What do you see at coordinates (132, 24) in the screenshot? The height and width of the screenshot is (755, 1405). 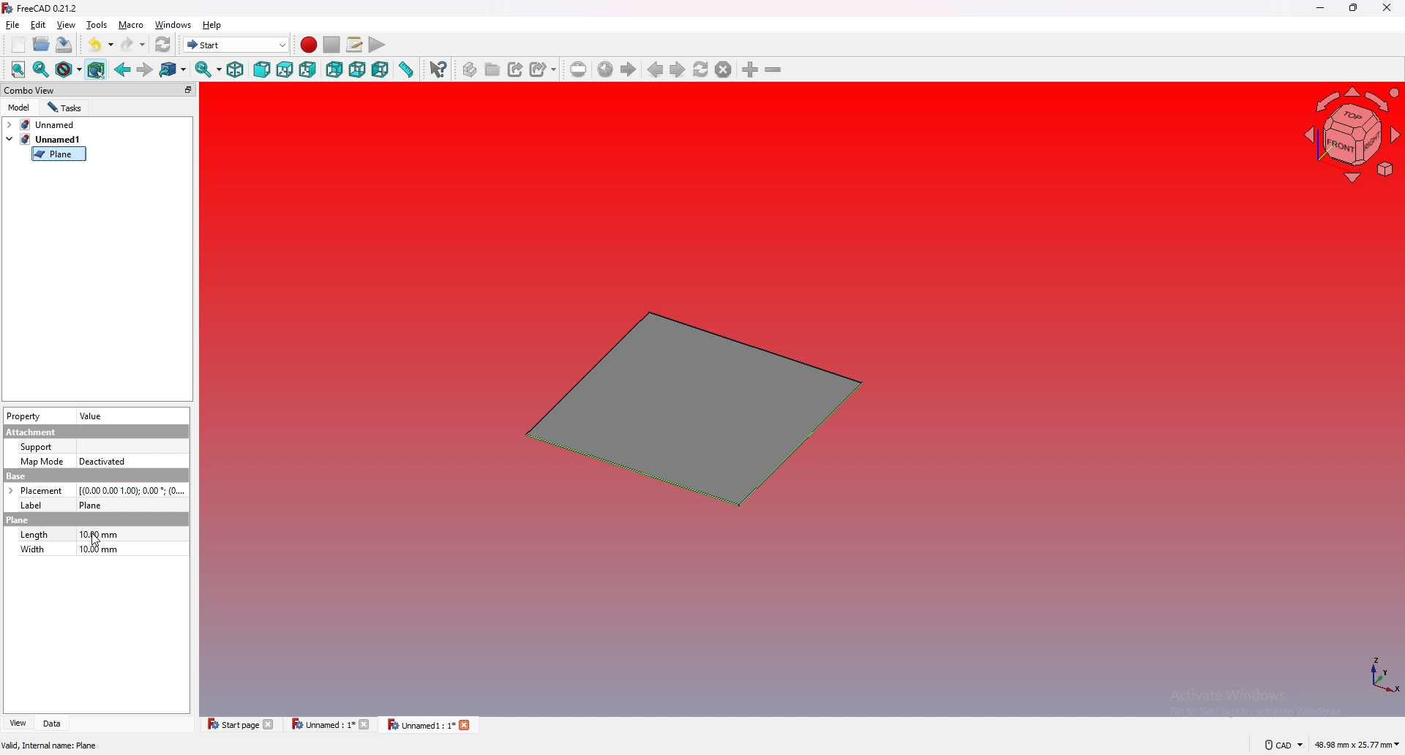 I see `macro` at bounding box center [132, 24].